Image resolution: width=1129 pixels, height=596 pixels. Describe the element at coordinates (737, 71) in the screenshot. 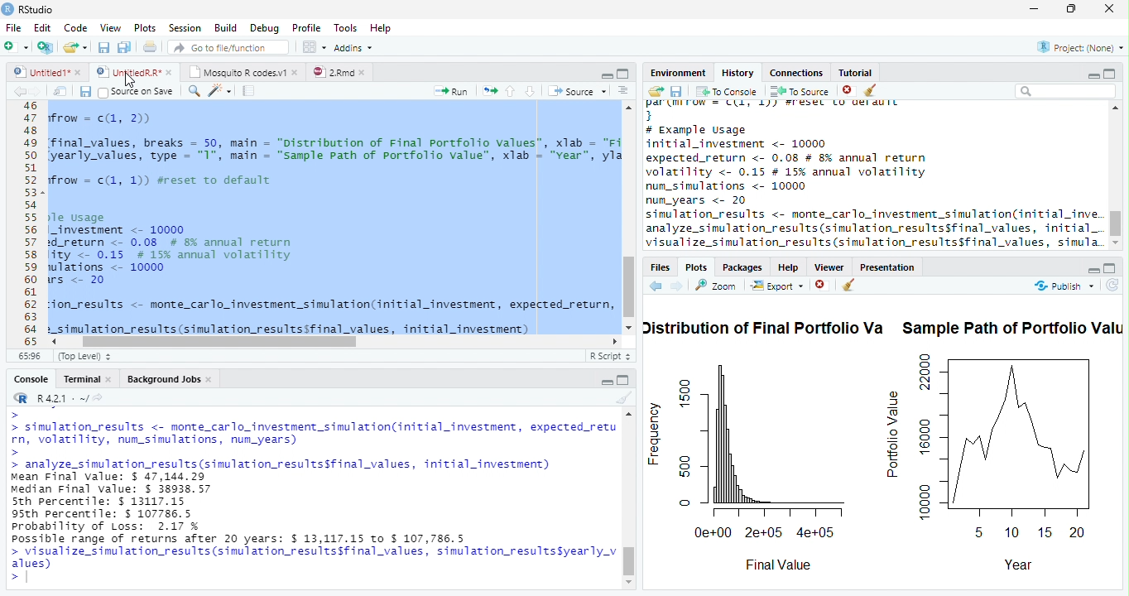

I see `History` at that location.